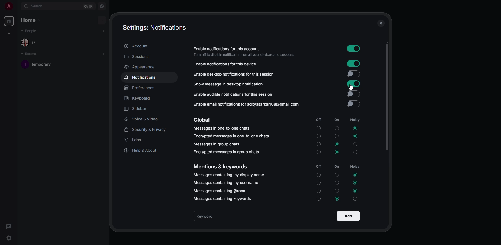 The width and height of the screenshot is (501, 245). Describe the element at coordinates (226, 183) in the screenshot. I see `messages containing username` at that location.